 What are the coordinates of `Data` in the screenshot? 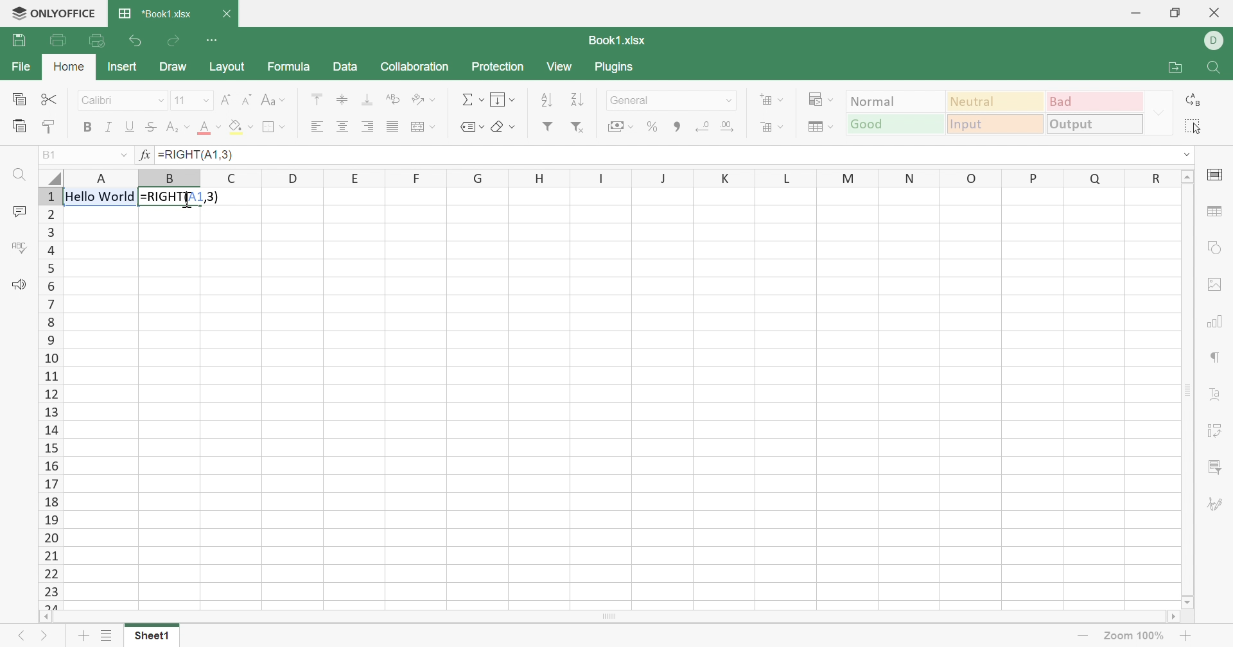 It's located at (341, 67).